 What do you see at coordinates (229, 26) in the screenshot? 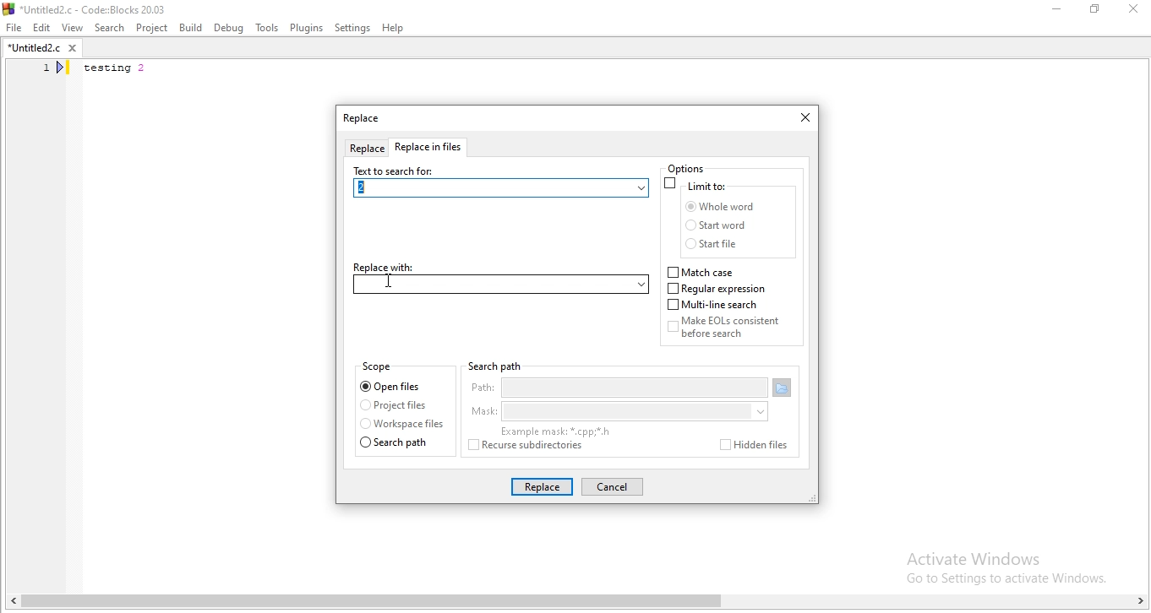
I see `Debug ` at bounding box center [229, 26].